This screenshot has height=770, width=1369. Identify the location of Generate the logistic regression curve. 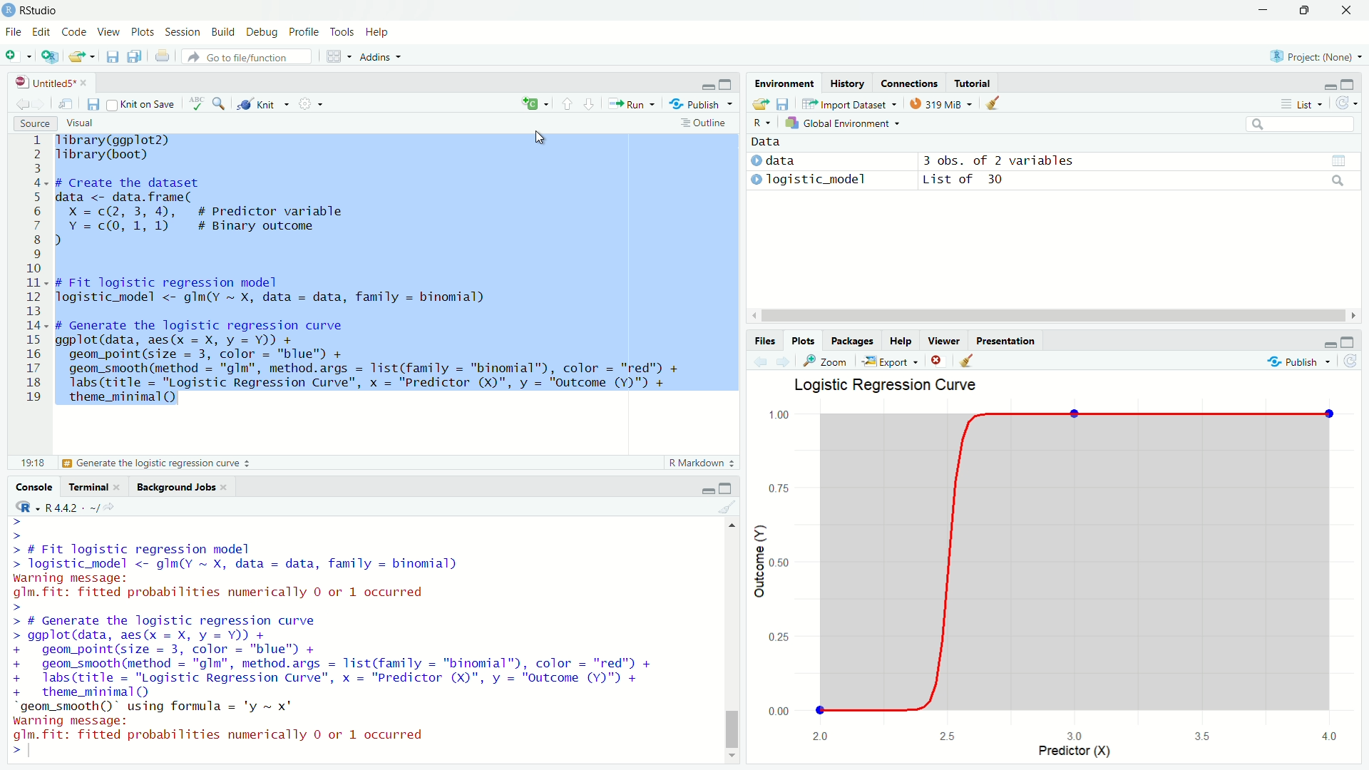
(158, 463).